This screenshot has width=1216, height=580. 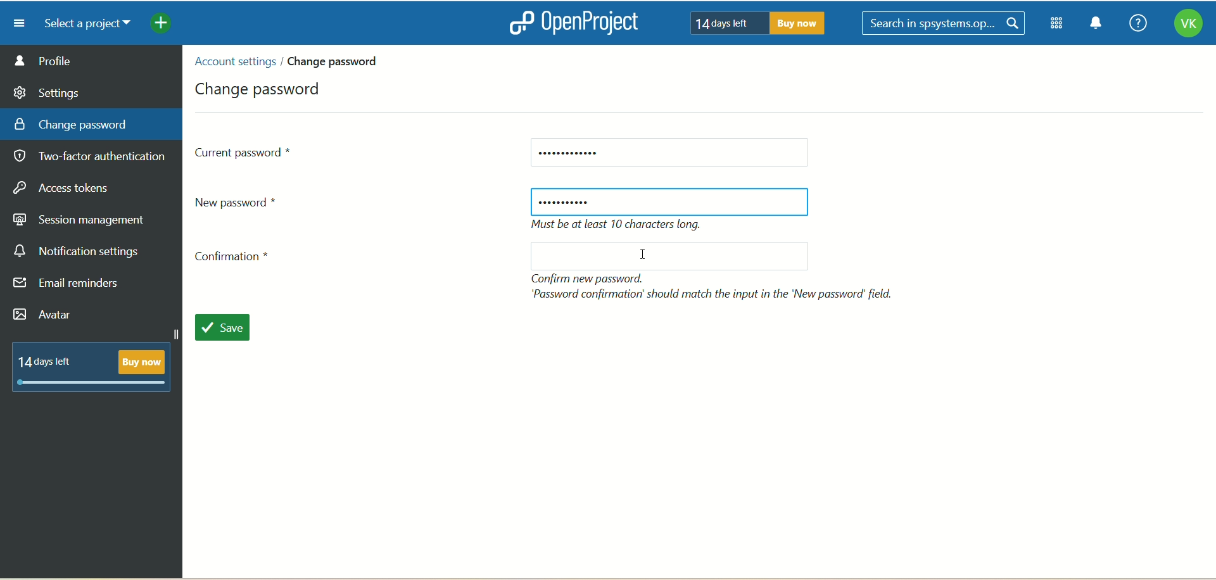 I want to click on email reminders, so click(x=70, y=286).